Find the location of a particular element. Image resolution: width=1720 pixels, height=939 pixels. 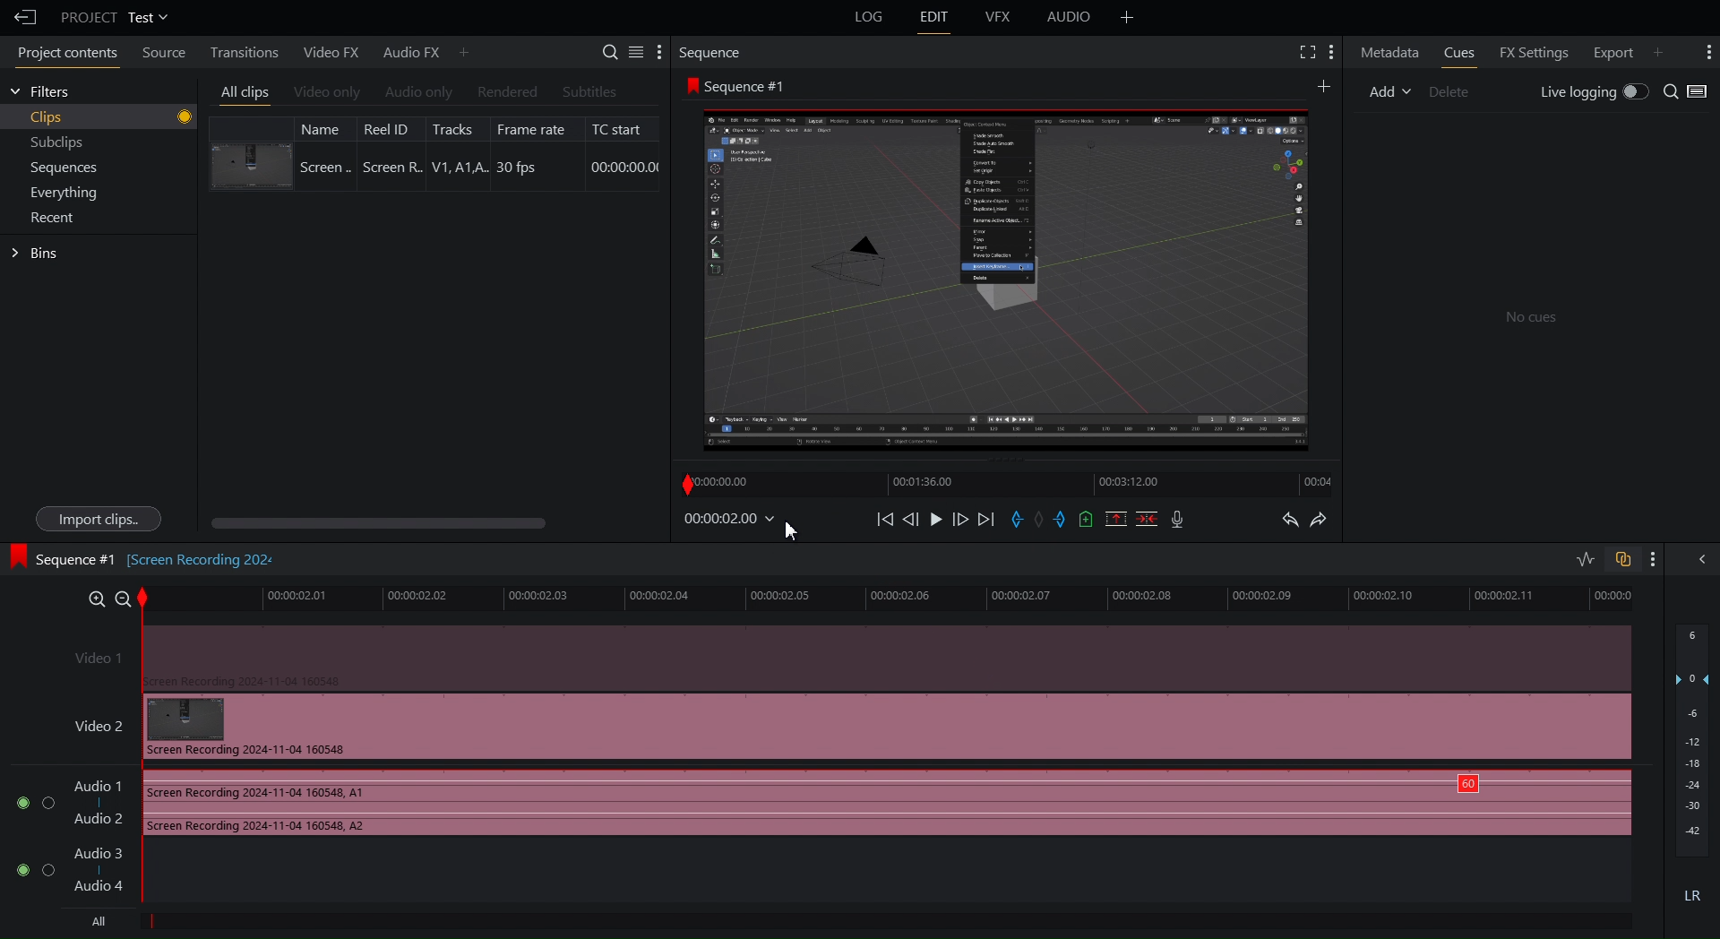

Clip is located at coordinates (434, 152).